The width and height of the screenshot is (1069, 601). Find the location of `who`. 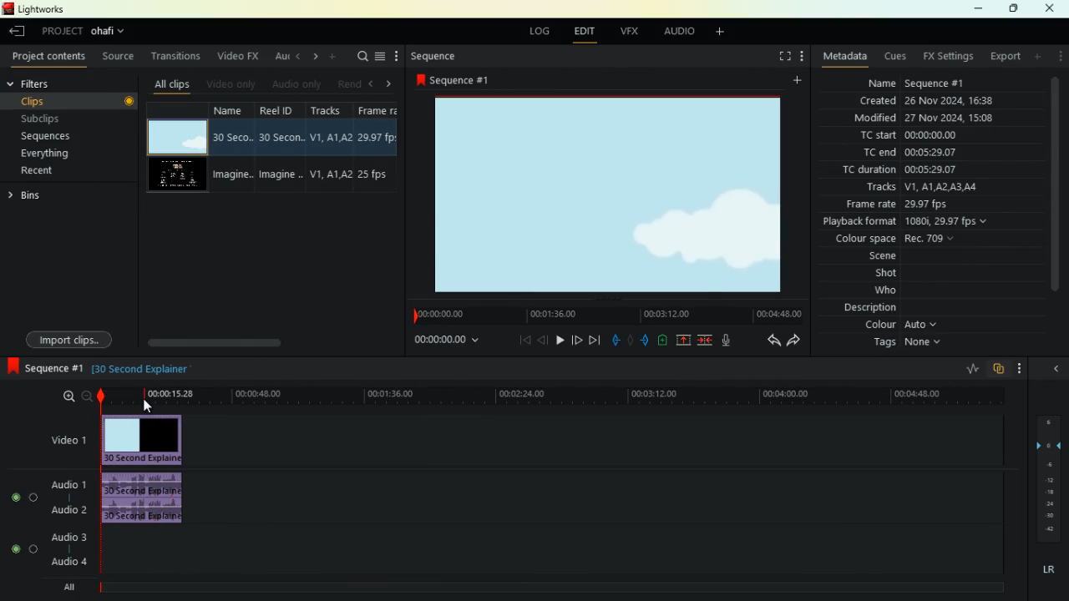

who is located at coordinates (874, 291).